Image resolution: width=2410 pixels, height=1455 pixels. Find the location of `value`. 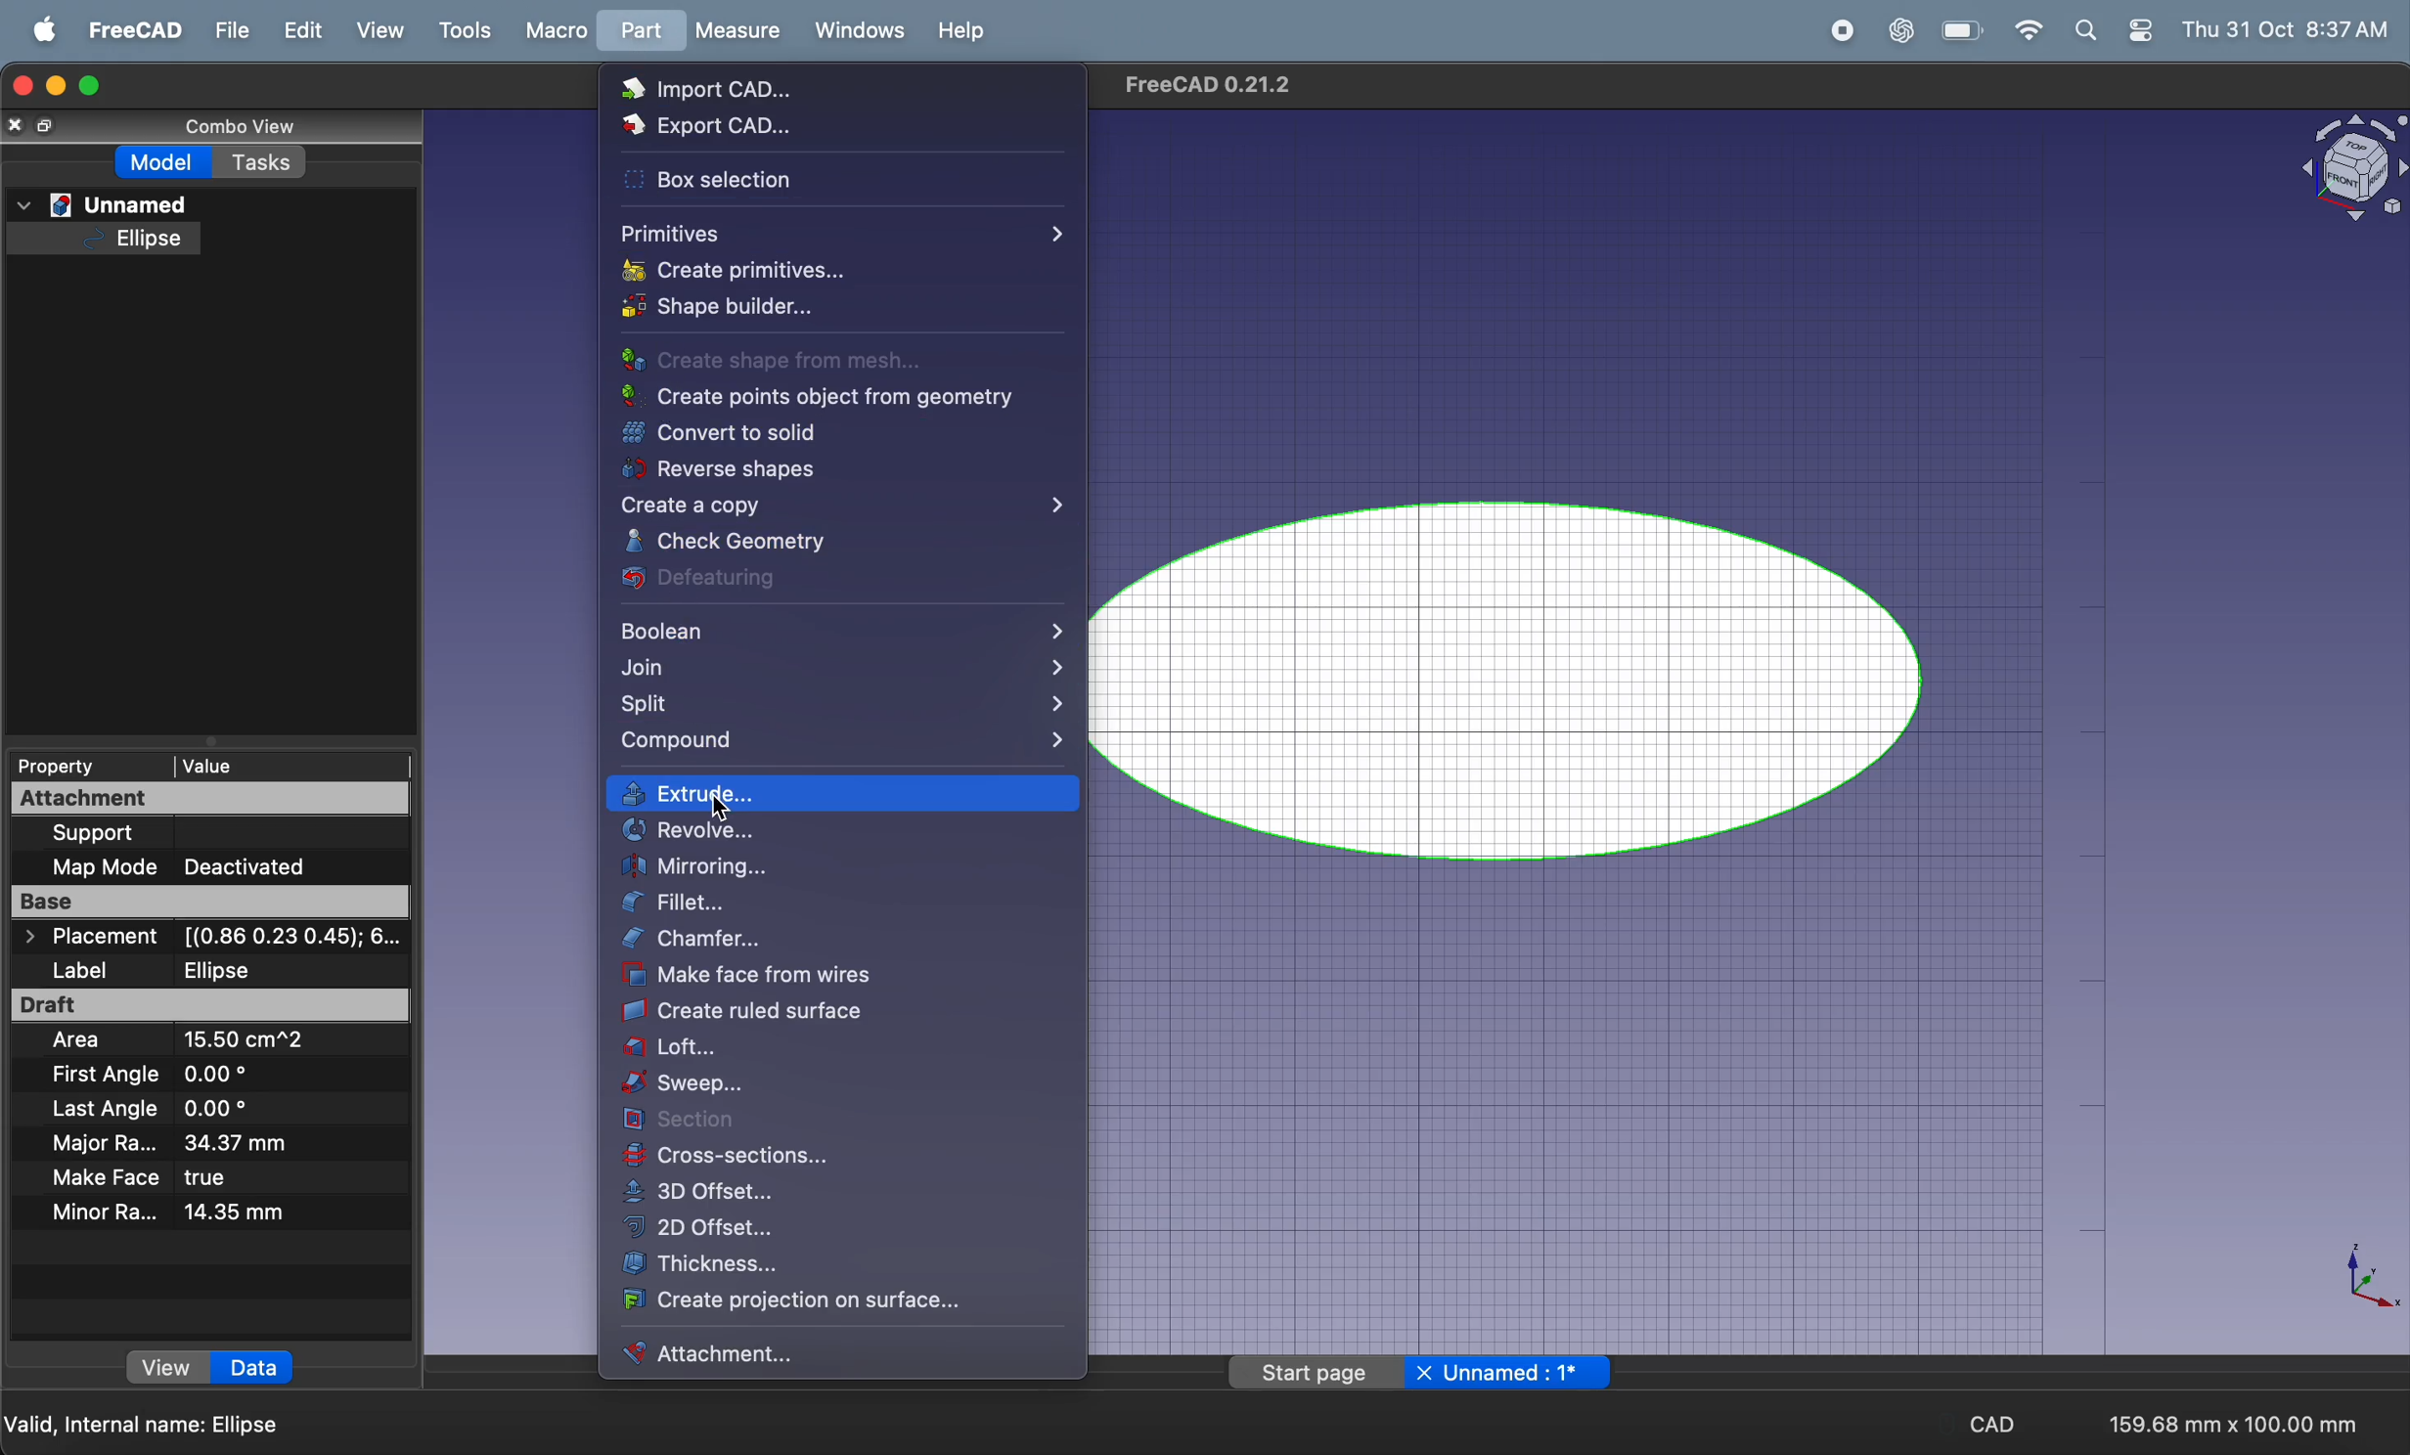

value is located at coordinates (284, 762).